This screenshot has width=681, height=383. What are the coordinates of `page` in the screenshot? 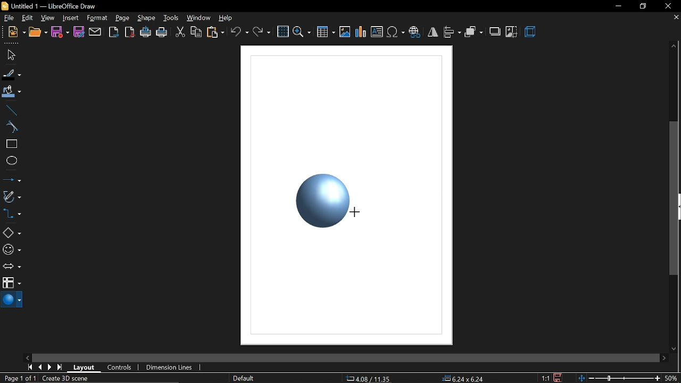 It's located at (121, 18).